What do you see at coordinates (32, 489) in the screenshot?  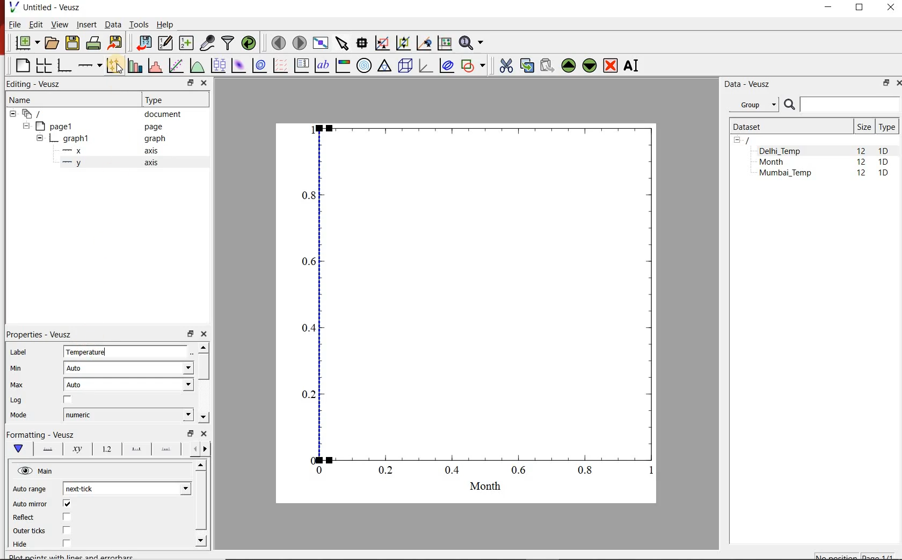 I see `Auto range` at bounding box center [32, 489].